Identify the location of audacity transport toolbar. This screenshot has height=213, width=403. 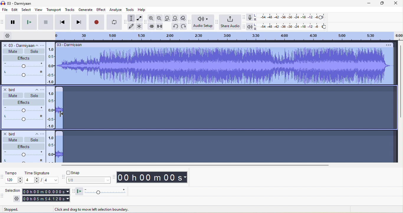
(3, 22).